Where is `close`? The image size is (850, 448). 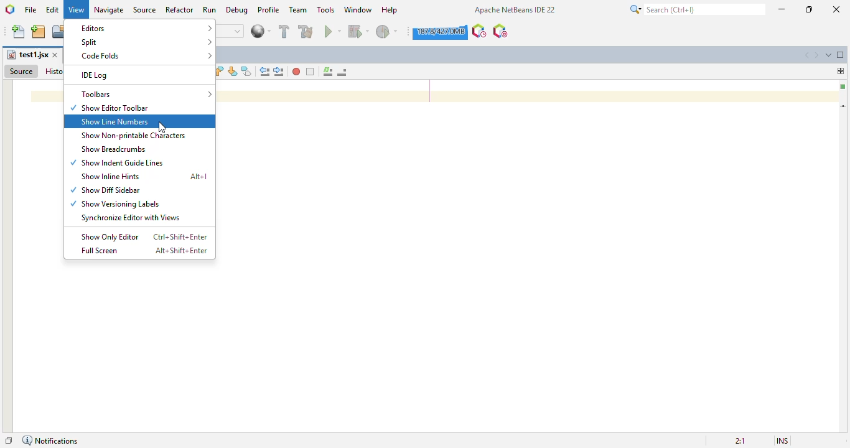
close is located at coordinates (55, 55).